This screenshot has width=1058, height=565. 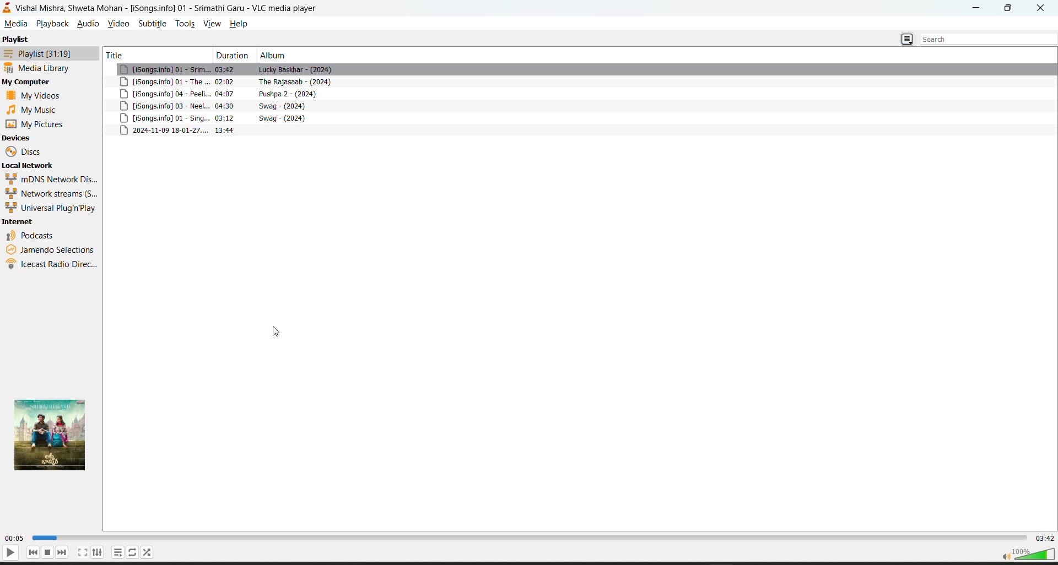 I want to click on playlist, so click(x=17, y=40).